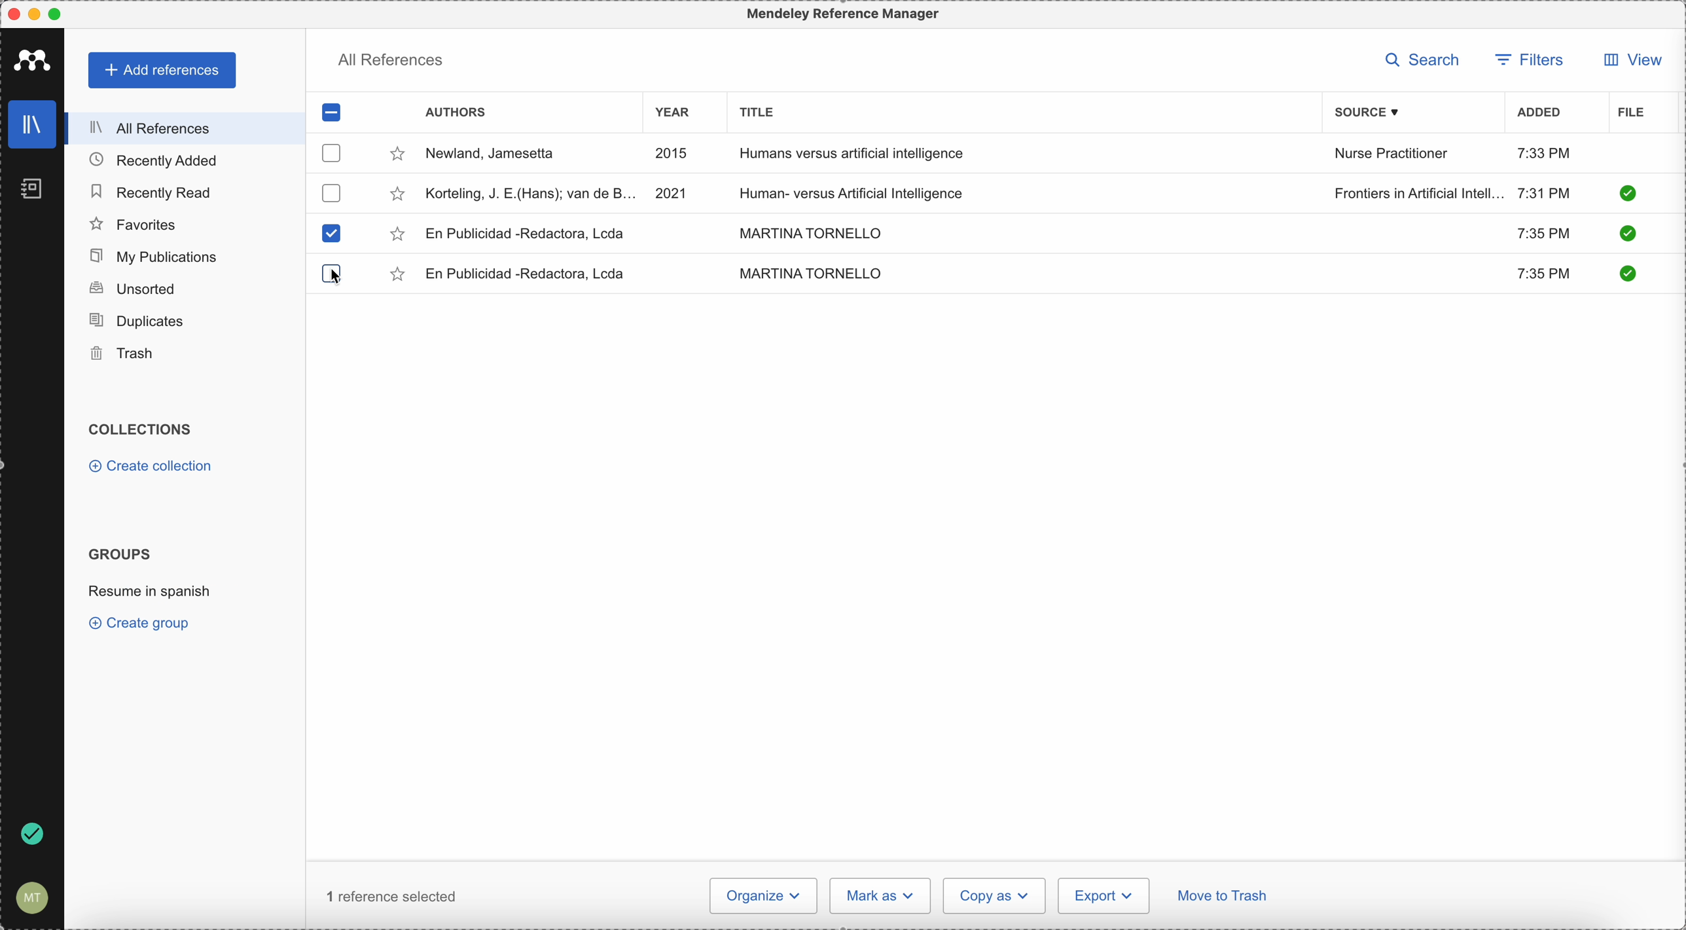  What do you see at coordinates (853, 155) in the screenshot?
I see `Humans versus artificial intelligence` at bounding box center [853, 155].